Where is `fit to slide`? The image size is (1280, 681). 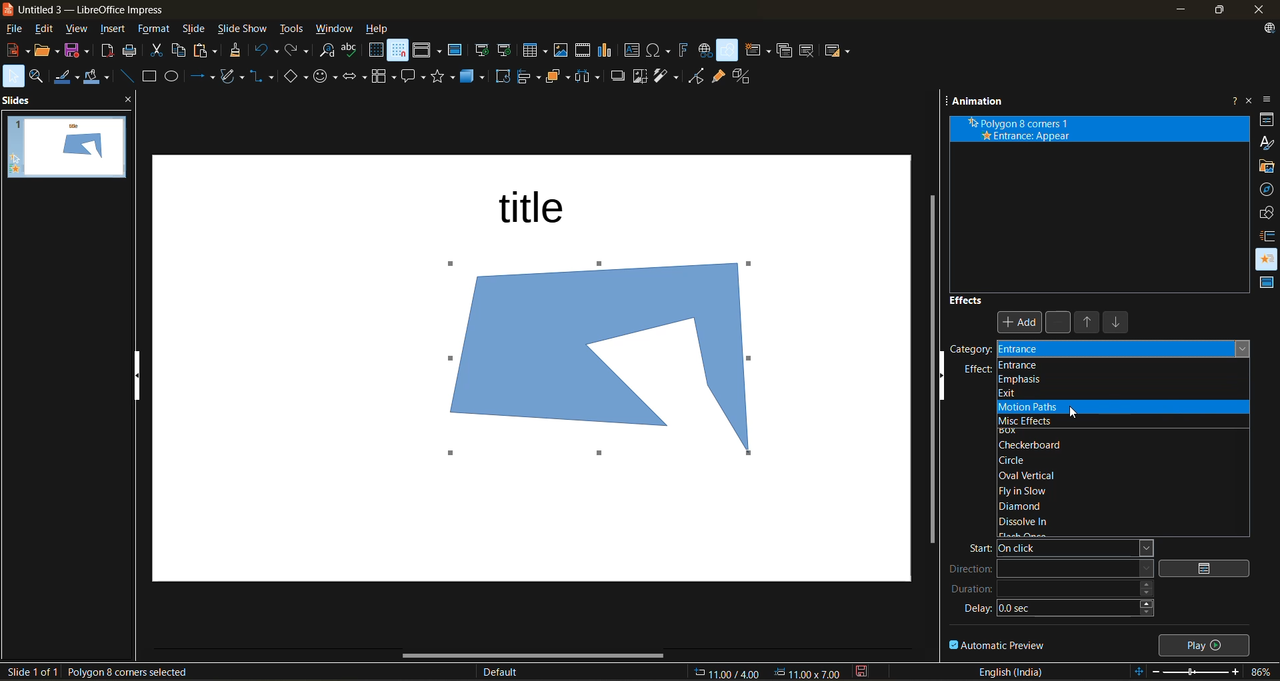 fit to slide is located at coordinates (1136, 670).